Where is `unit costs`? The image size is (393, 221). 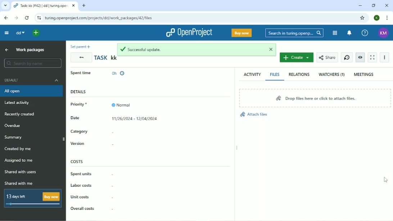
unit costs is located at coordinates (92, 197).